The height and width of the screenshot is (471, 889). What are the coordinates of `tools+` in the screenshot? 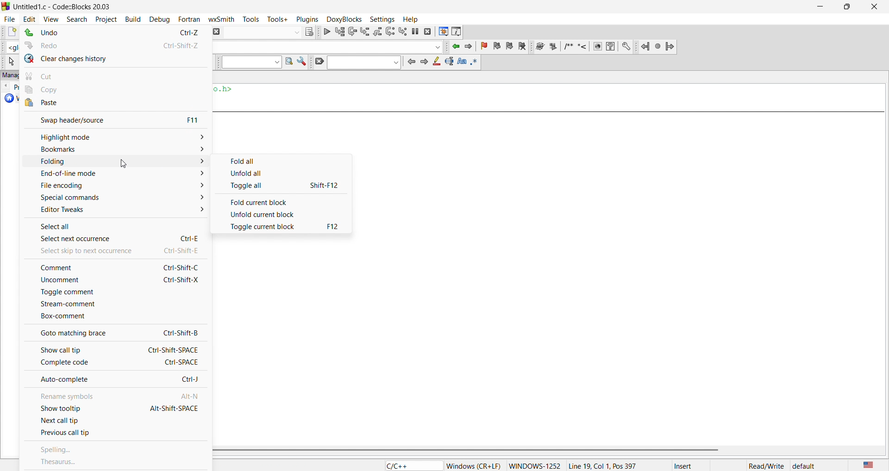 It's located at (278, 19).